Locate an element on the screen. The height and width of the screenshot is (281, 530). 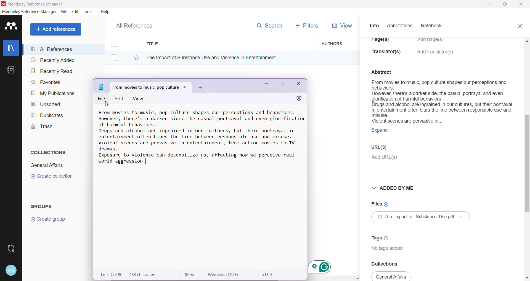
File is located at coordinates (64, 12).